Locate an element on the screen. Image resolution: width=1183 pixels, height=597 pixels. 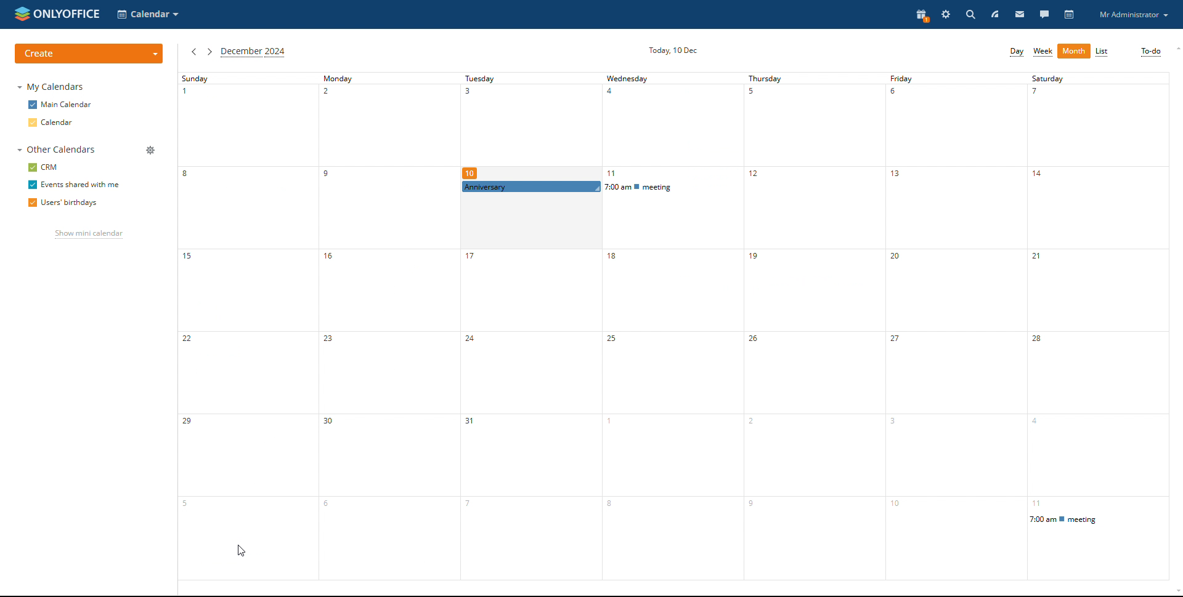
scroll up is located at coordinates (1176, 49).